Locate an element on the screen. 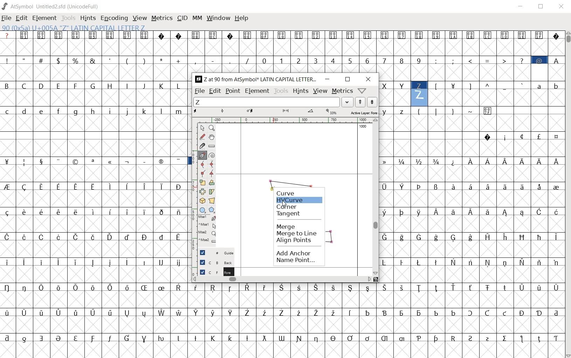  mm is located at coordinates (197, 18).